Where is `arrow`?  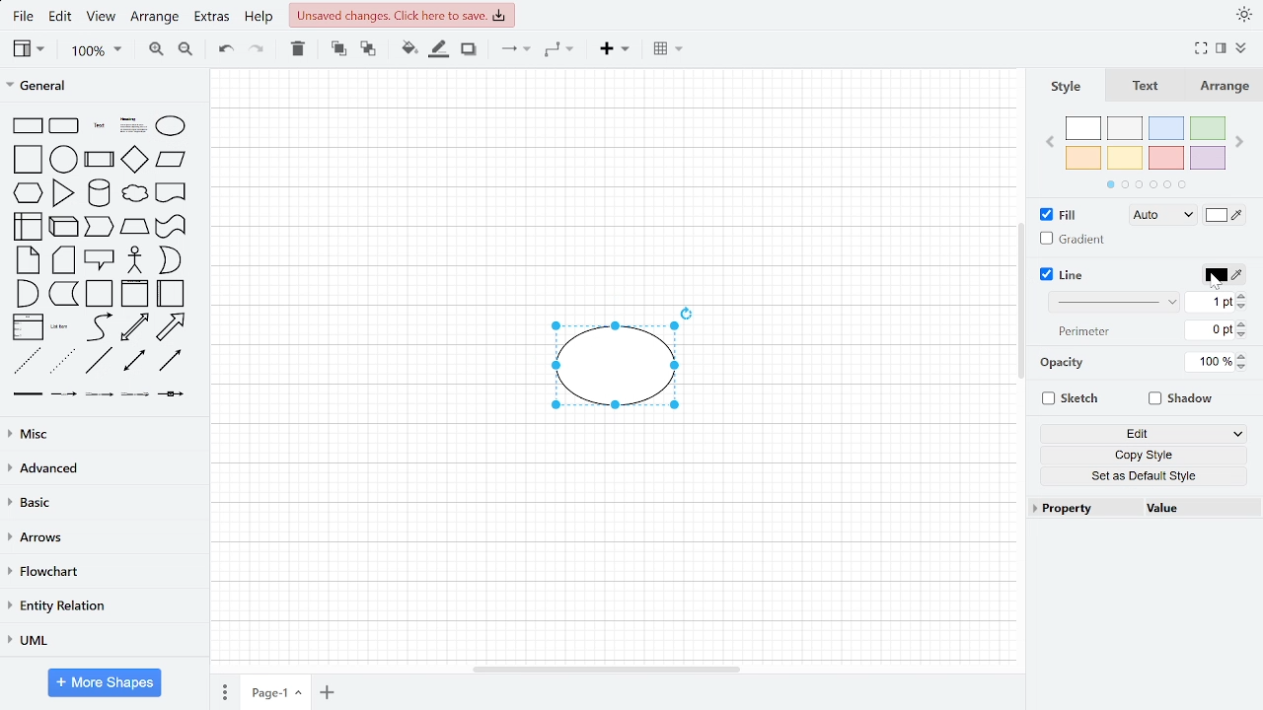
arrow is located at coordinates (173, 328).